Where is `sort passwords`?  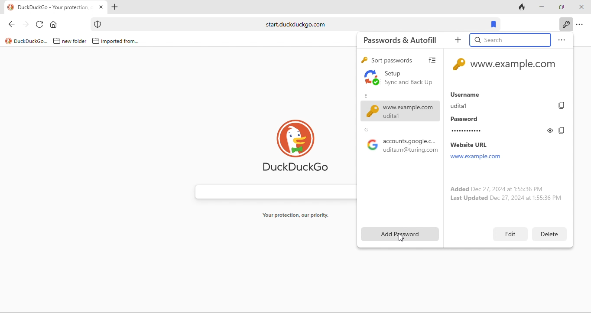 sort passwords is located at coordinates (392, 60).